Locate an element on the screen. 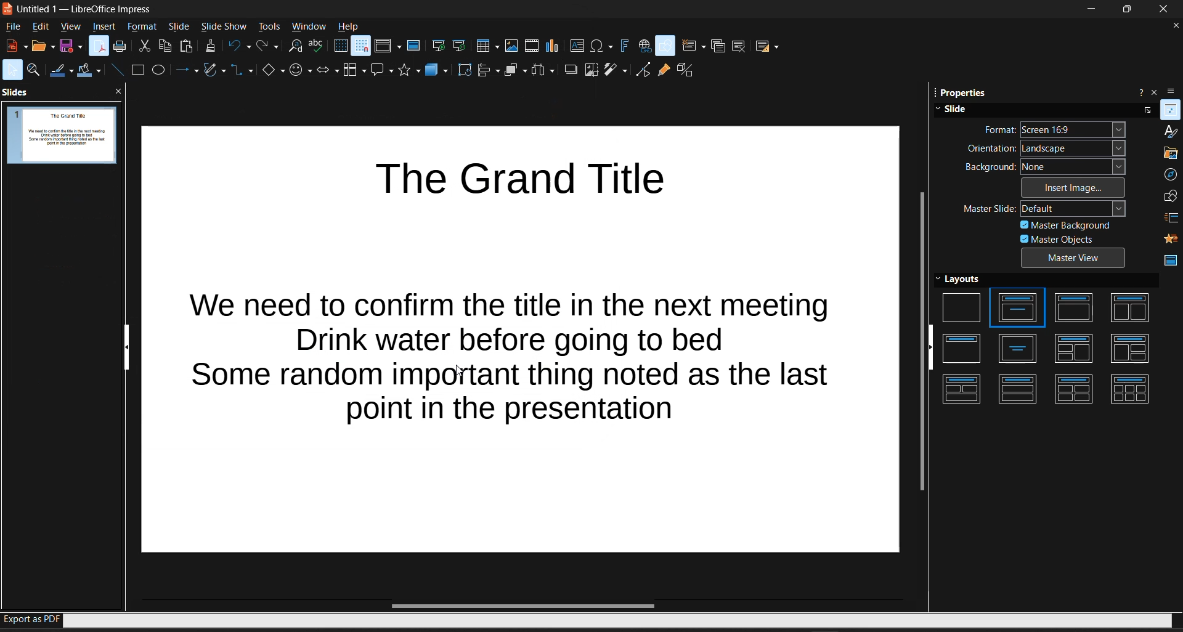  line color is located at coordinates (60, 71).